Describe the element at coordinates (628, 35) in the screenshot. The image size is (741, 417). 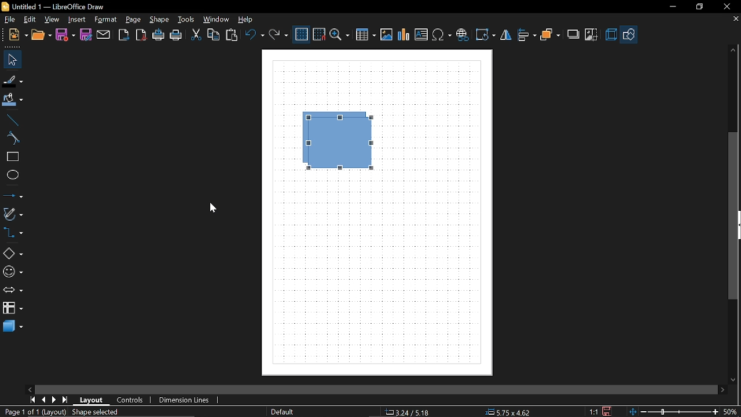
I see `Basic shapes` at that location.